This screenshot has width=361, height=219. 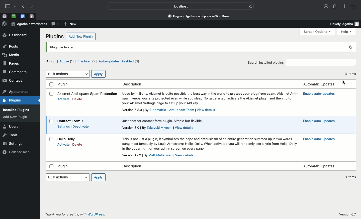 I want to click on Next page, so click(x=33, y=7).